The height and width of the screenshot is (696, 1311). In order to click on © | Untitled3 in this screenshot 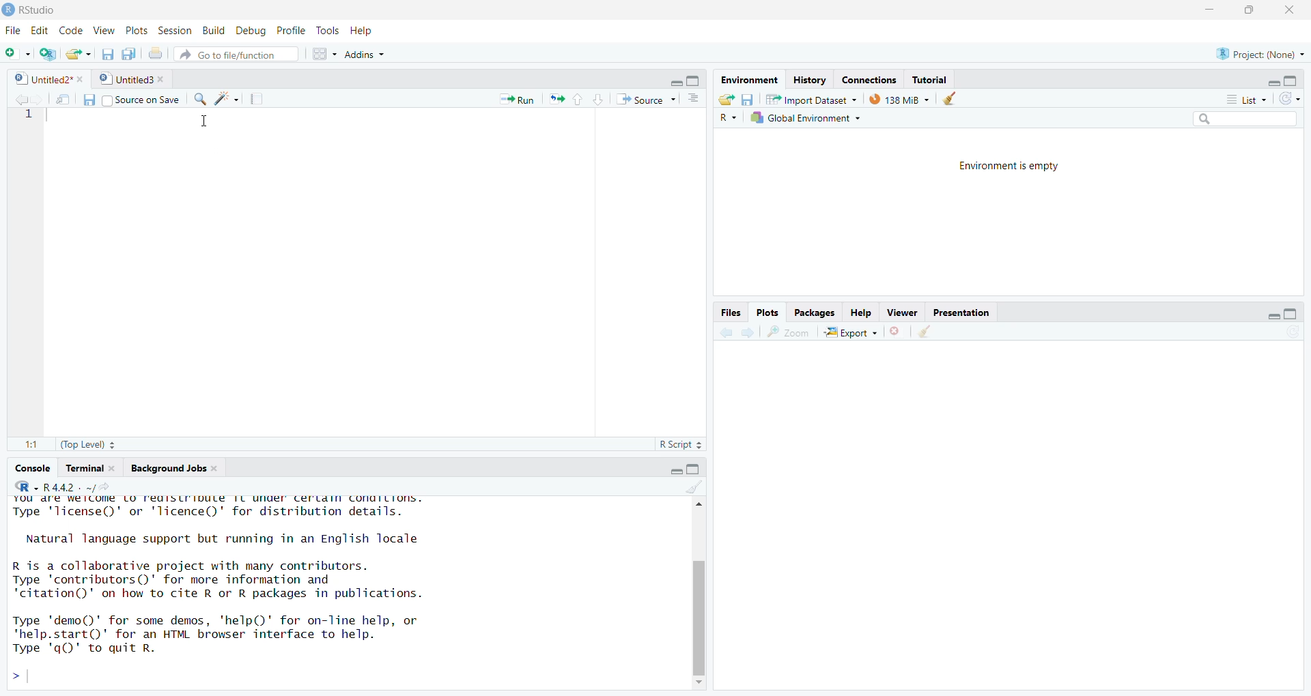, I will do `click(120, 78)`.